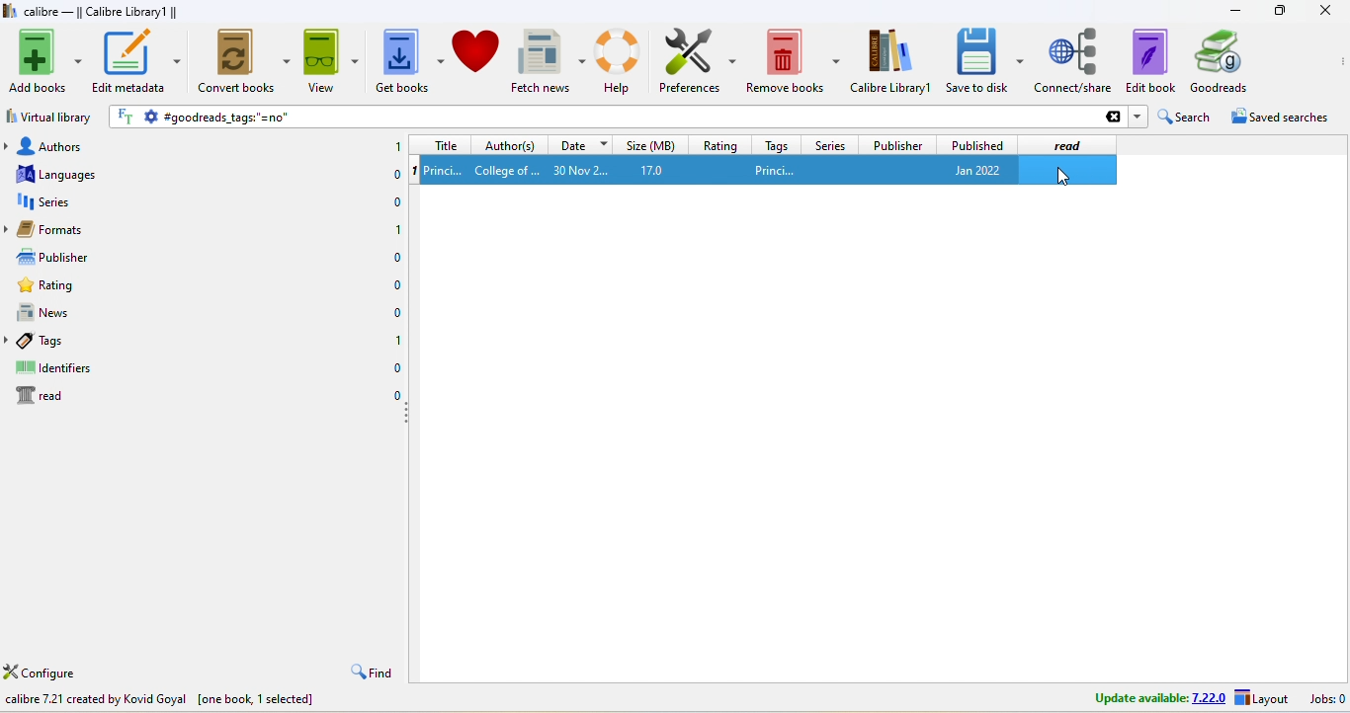 The height and width of the screenshot is (713, 1350). I want to click on help, so click(620, 62).